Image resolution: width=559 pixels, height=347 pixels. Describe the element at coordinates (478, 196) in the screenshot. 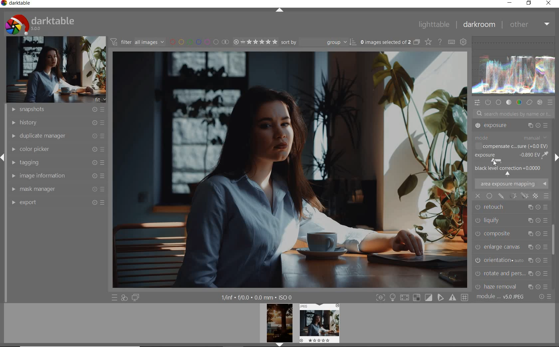

I see `close` at that location.